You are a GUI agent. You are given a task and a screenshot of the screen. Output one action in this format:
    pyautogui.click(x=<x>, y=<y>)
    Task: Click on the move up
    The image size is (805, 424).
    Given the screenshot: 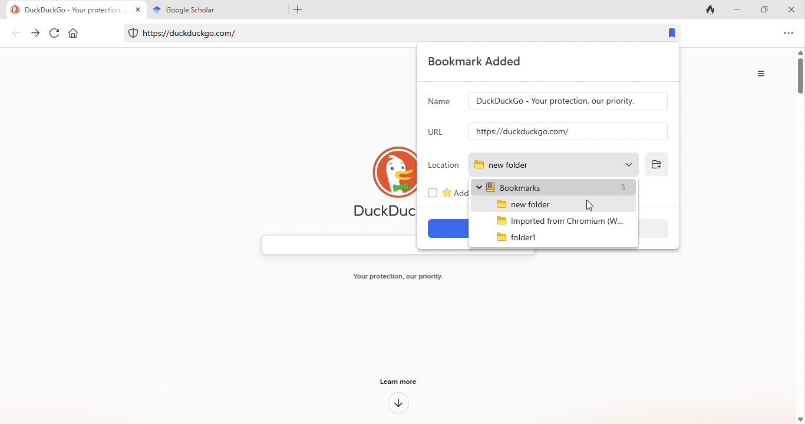 What is the action you would take?
    pyautogui.click(x=800, y=52)
    